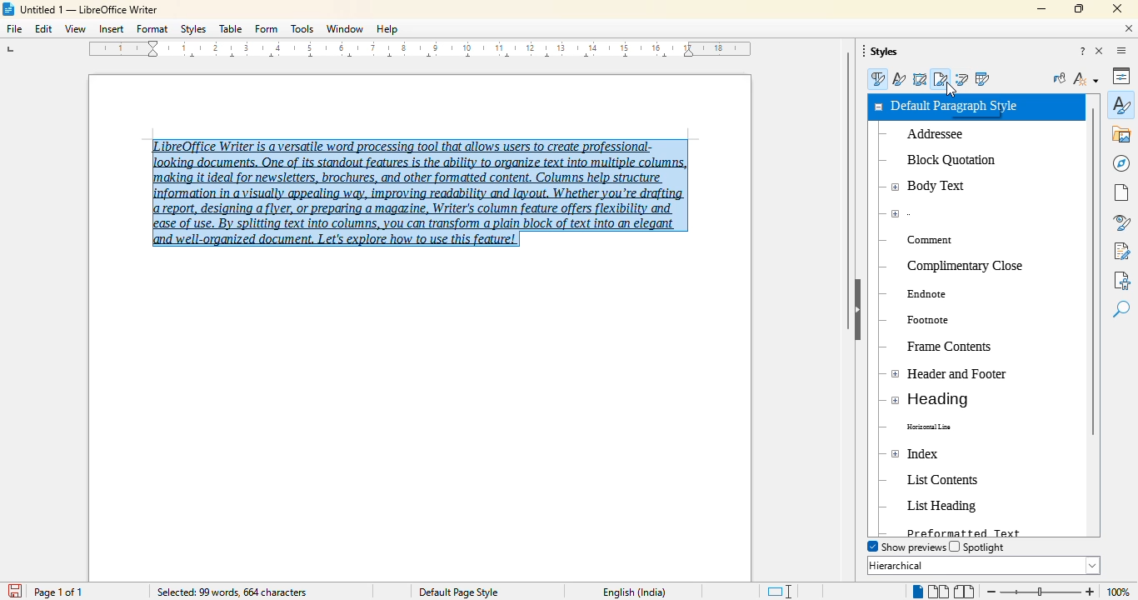 The height and width of the screenshot is (600, 1138). Describe the element at coordinates (152, 28) in the screenshot. I see `format` at that location.